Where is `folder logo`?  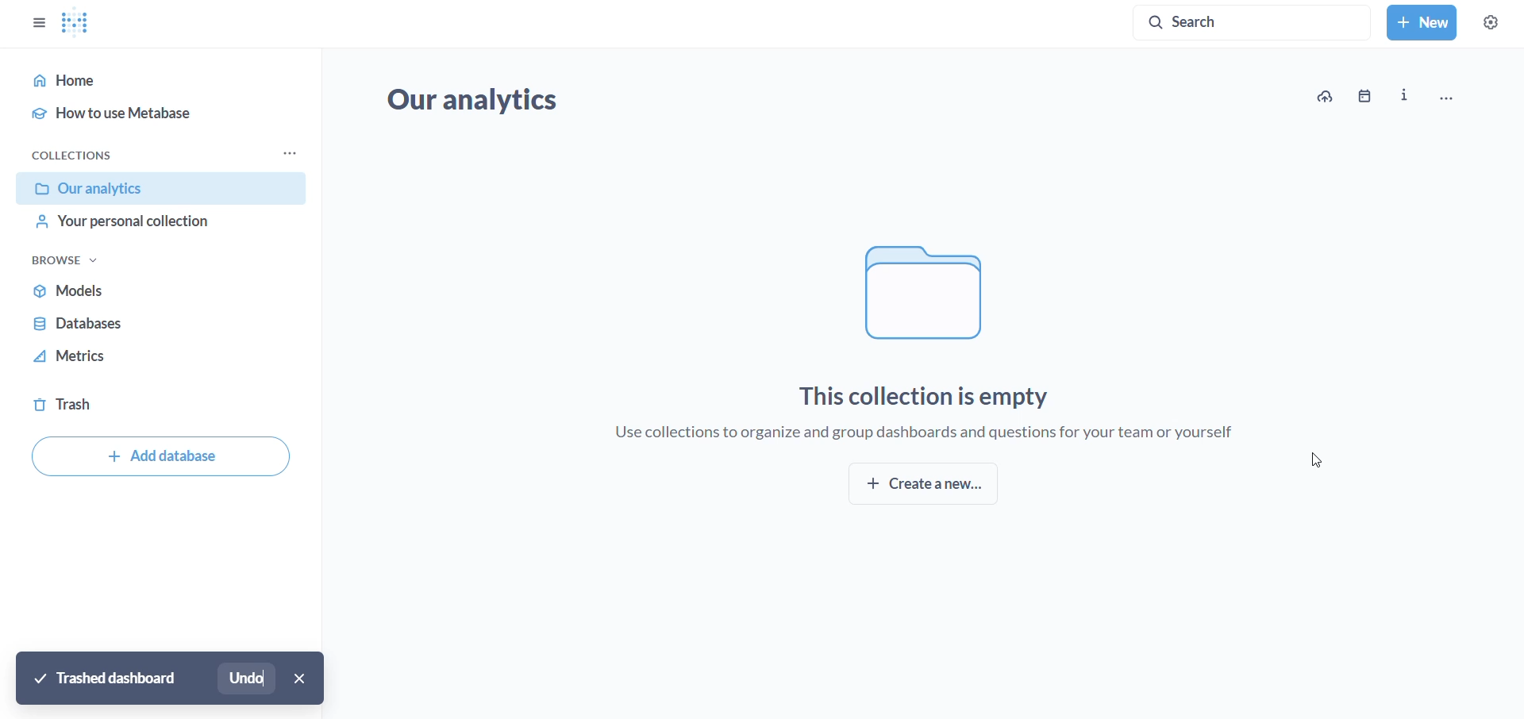
folder logo is located at coordinates (956, 294).